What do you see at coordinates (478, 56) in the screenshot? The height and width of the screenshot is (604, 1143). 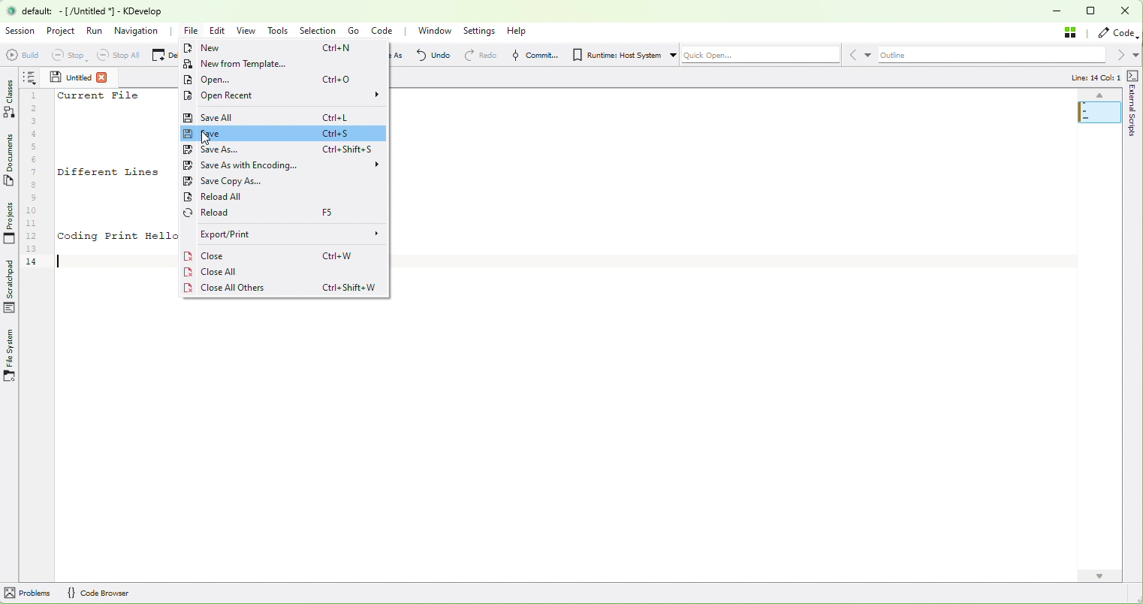 I see `redo` at bounding box center [478, 56].